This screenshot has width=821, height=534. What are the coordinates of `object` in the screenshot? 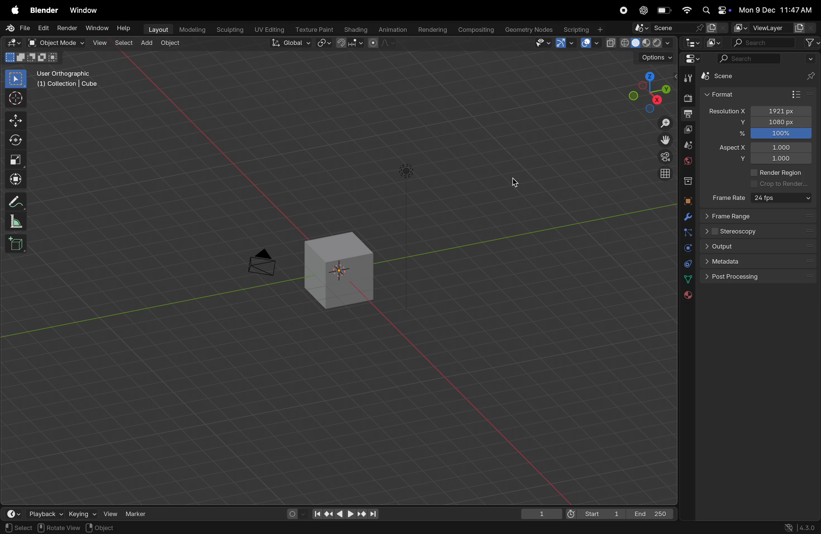 It's located at (169, 44).